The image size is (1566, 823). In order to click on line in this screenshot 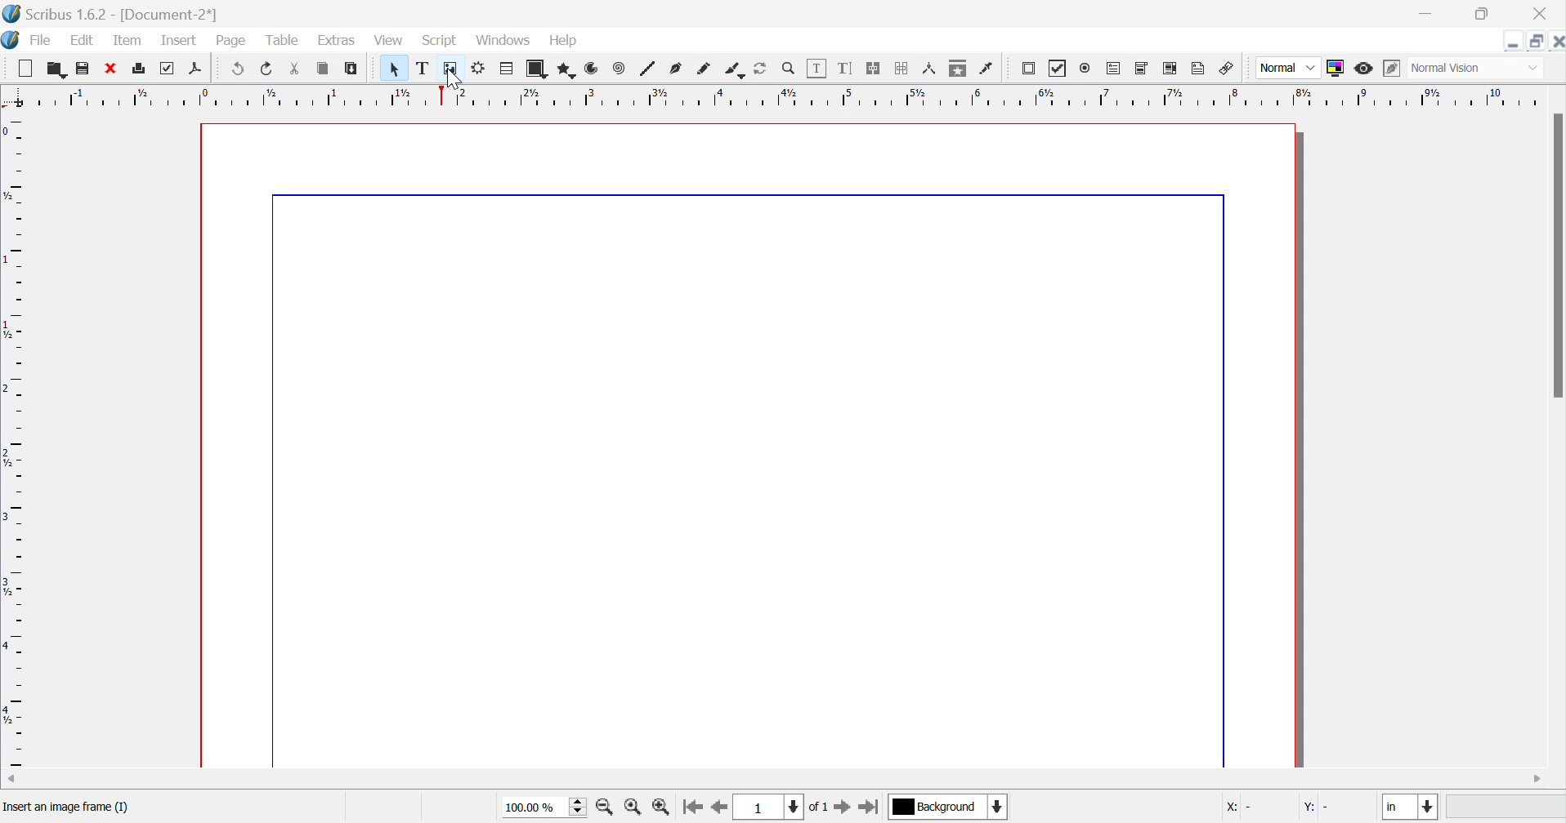, I will do `click(647, 69)`.